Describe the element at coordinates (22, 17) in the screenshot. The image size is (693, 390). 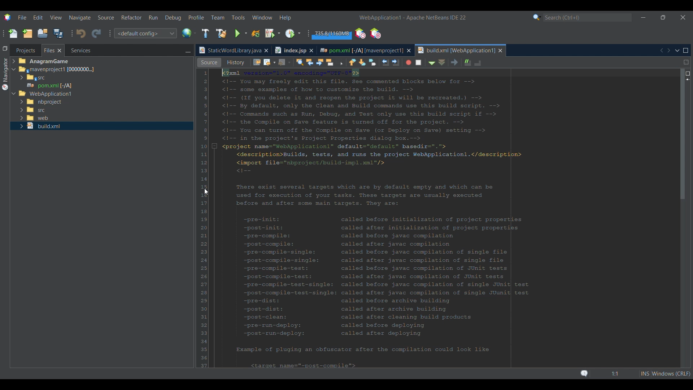
I see `File menu` at that location.